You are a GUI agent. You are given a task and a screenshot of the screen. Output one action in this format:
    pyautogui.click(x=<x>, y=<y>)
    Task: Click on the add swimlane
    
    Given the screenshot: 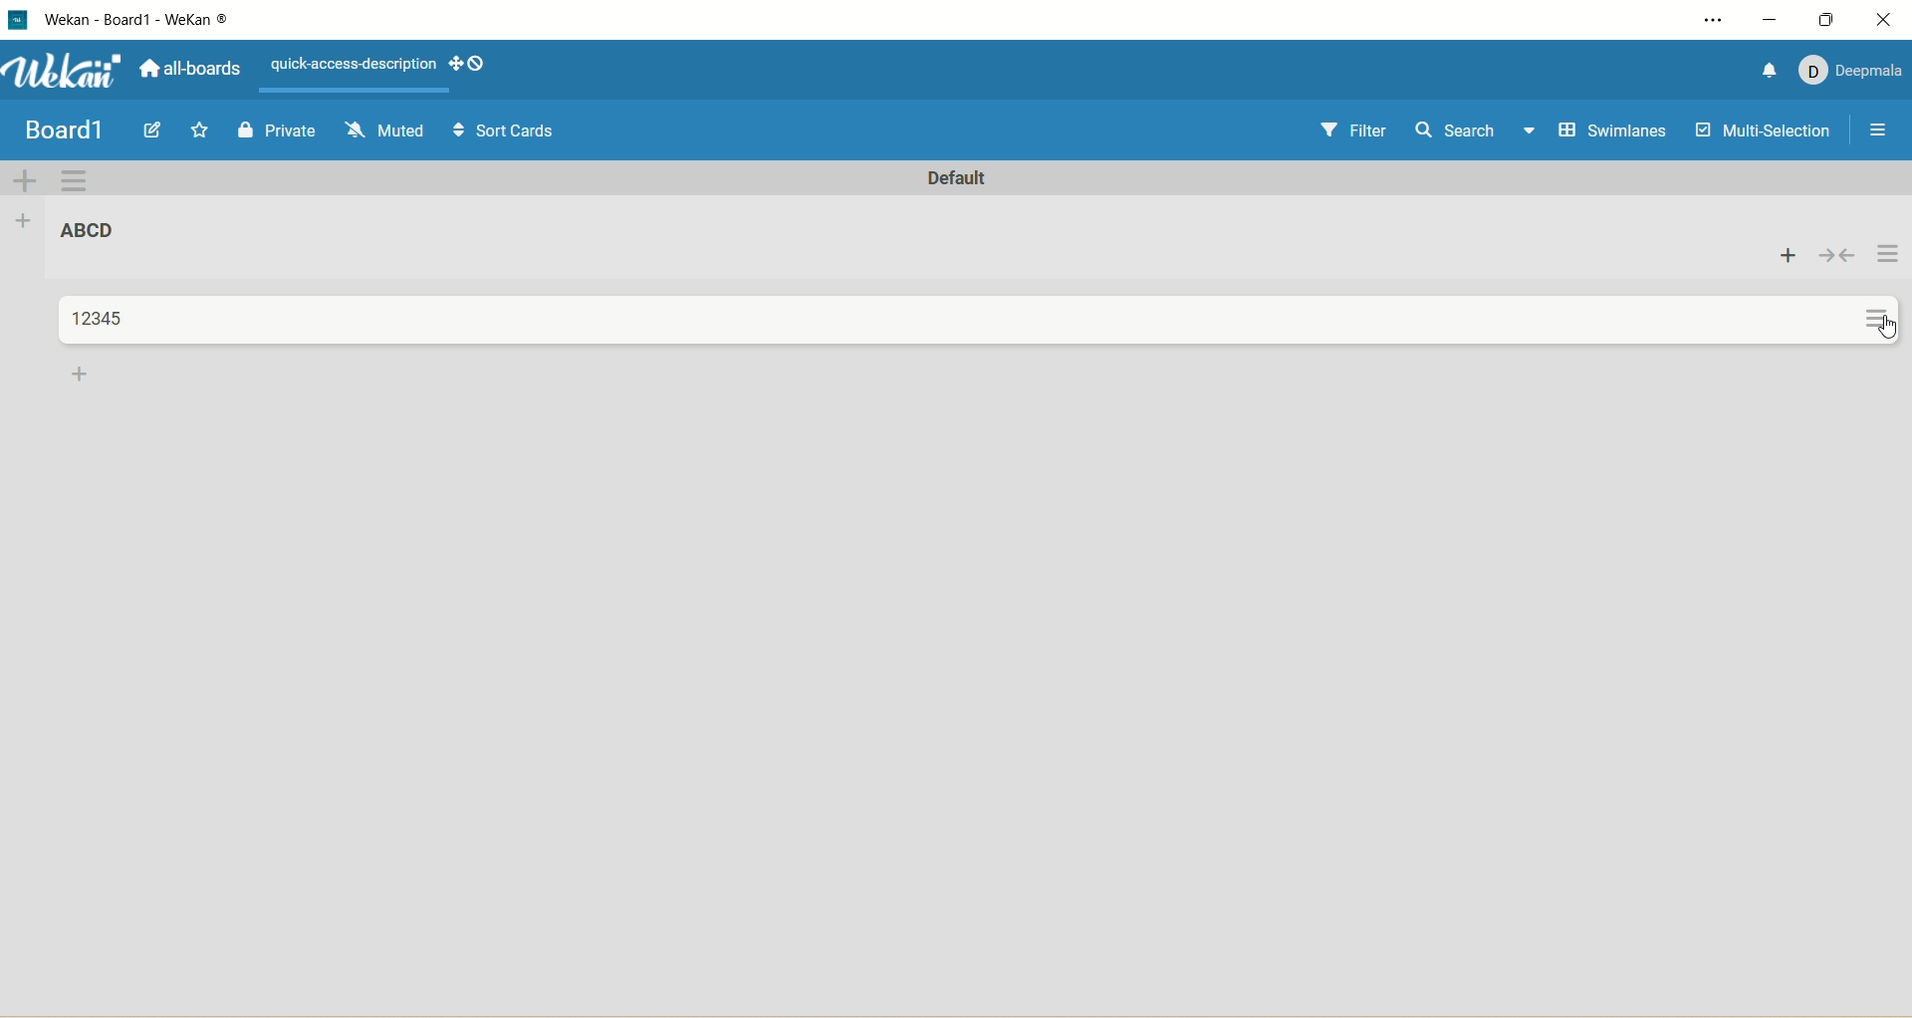 What is the action you would take?
    pyautogui.click(x=27, y=179)
    